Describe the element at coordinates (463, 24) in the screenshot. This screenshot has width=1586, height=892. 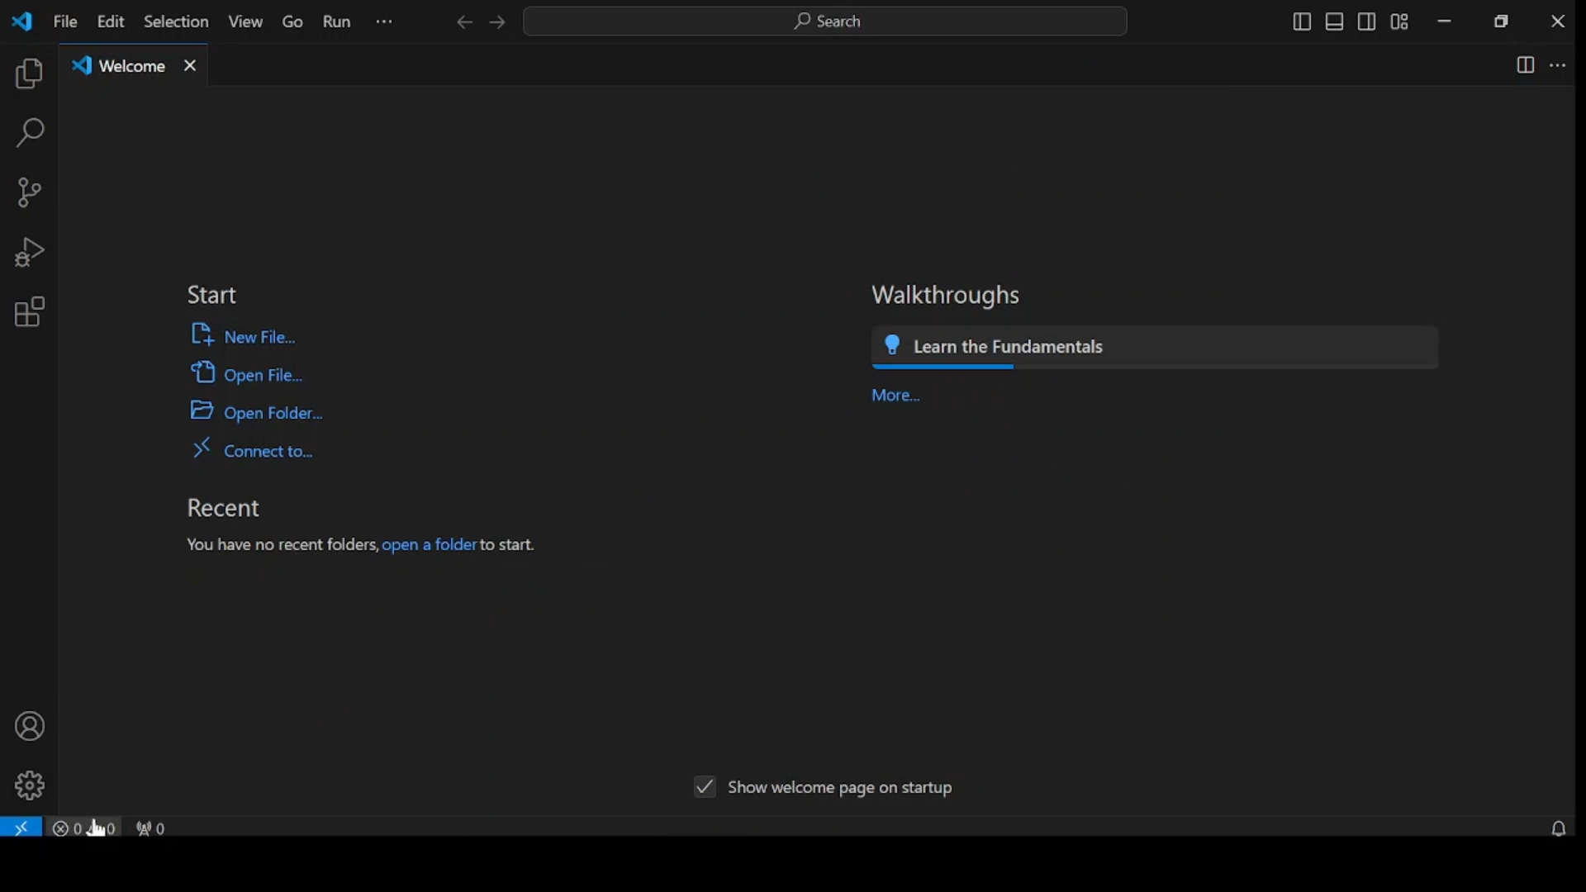
I see `previous` at that location.